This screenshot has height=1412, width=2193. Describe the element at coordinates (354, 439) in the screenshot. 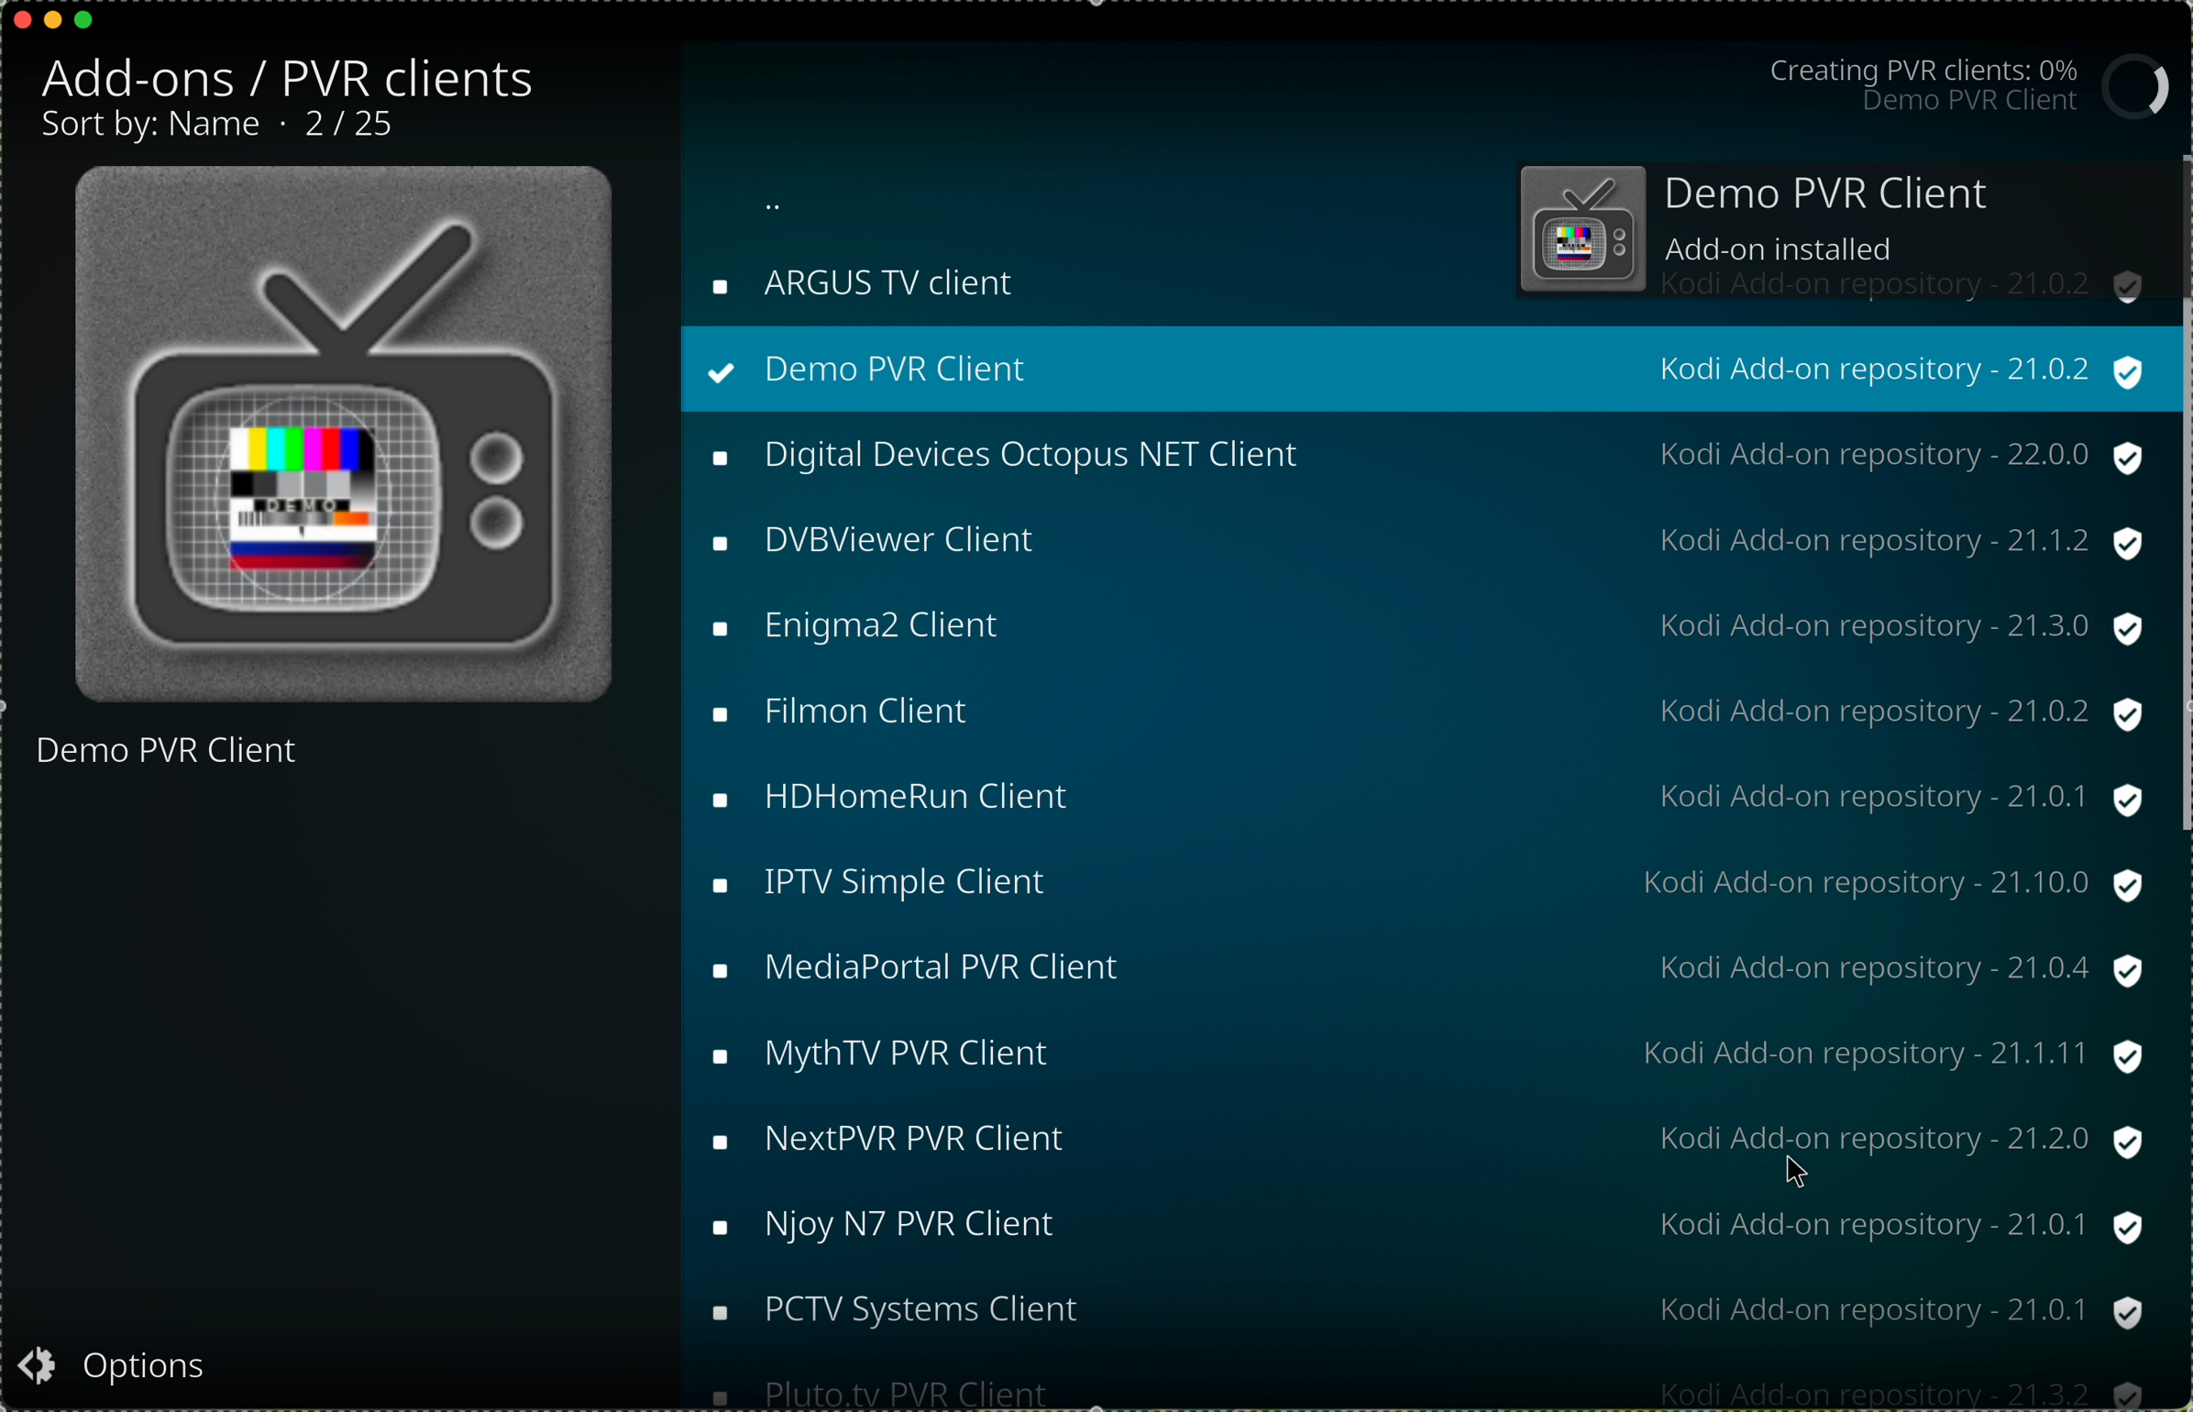

I see `LOGO` at that location.